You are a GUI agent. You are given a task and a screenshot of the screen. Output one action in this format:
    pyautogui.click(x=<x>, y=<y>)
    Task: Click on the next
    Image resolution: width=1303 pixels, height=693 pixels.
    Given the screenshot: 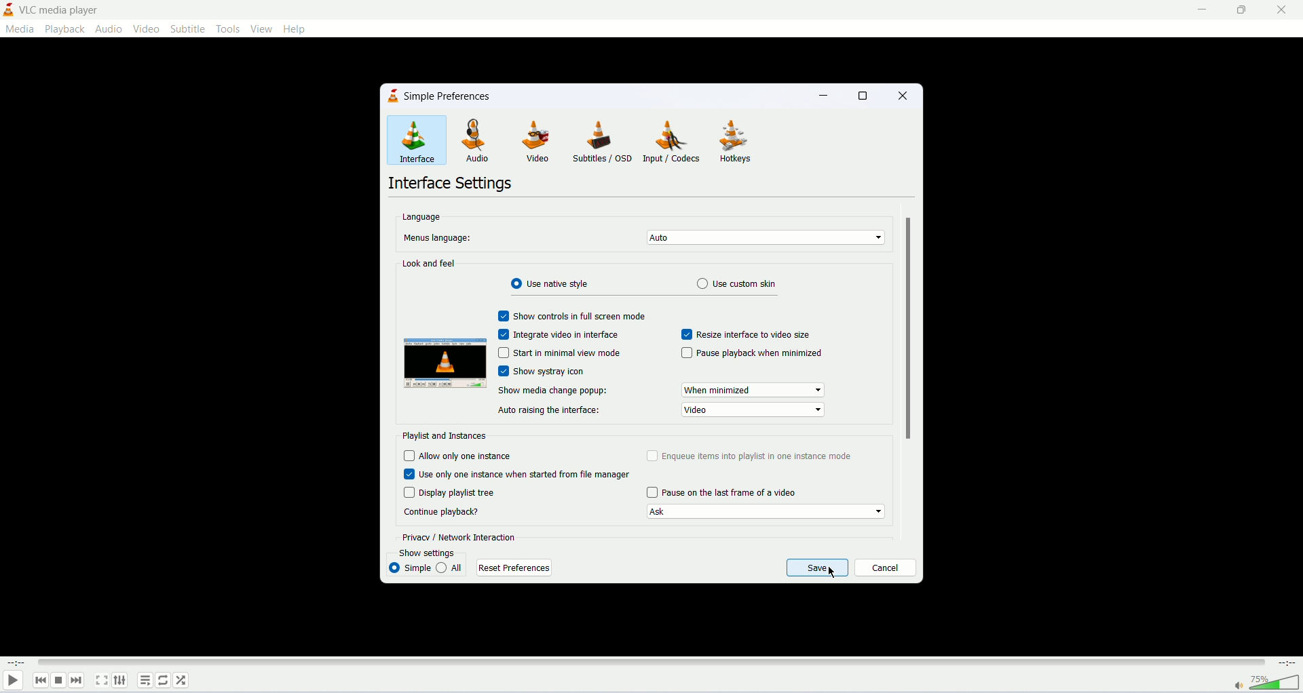 What is the action you would take?
    pyautogui.click(x=78, y=683)
    